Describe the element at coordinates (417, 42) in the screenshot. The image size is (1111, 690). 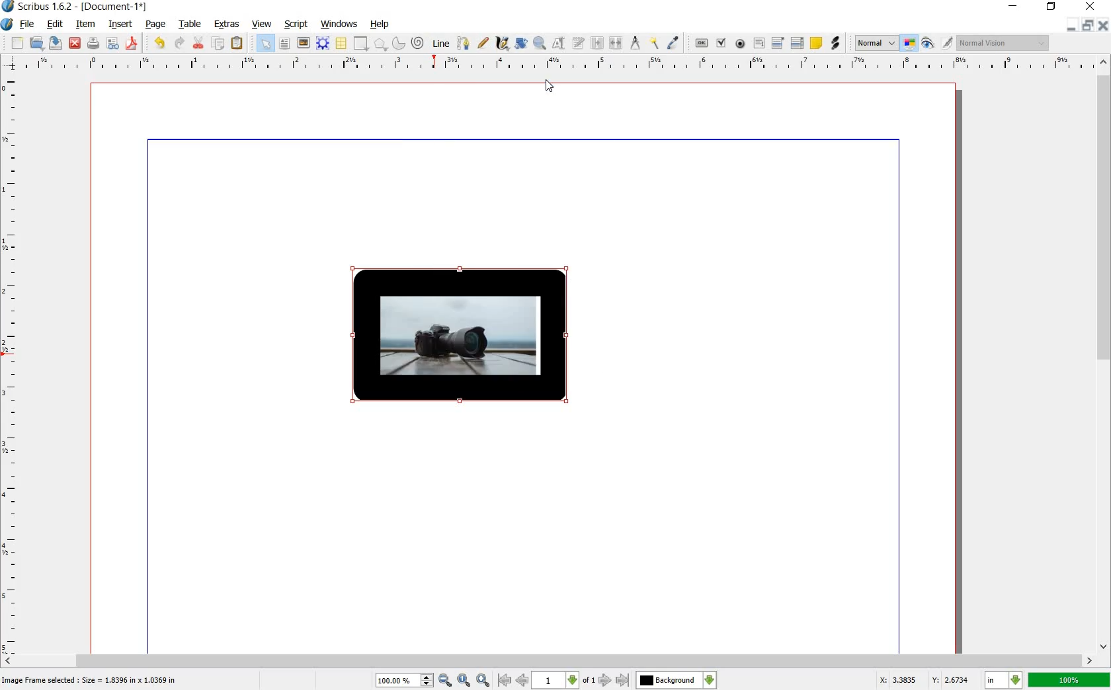
I see `spiral` at that location.